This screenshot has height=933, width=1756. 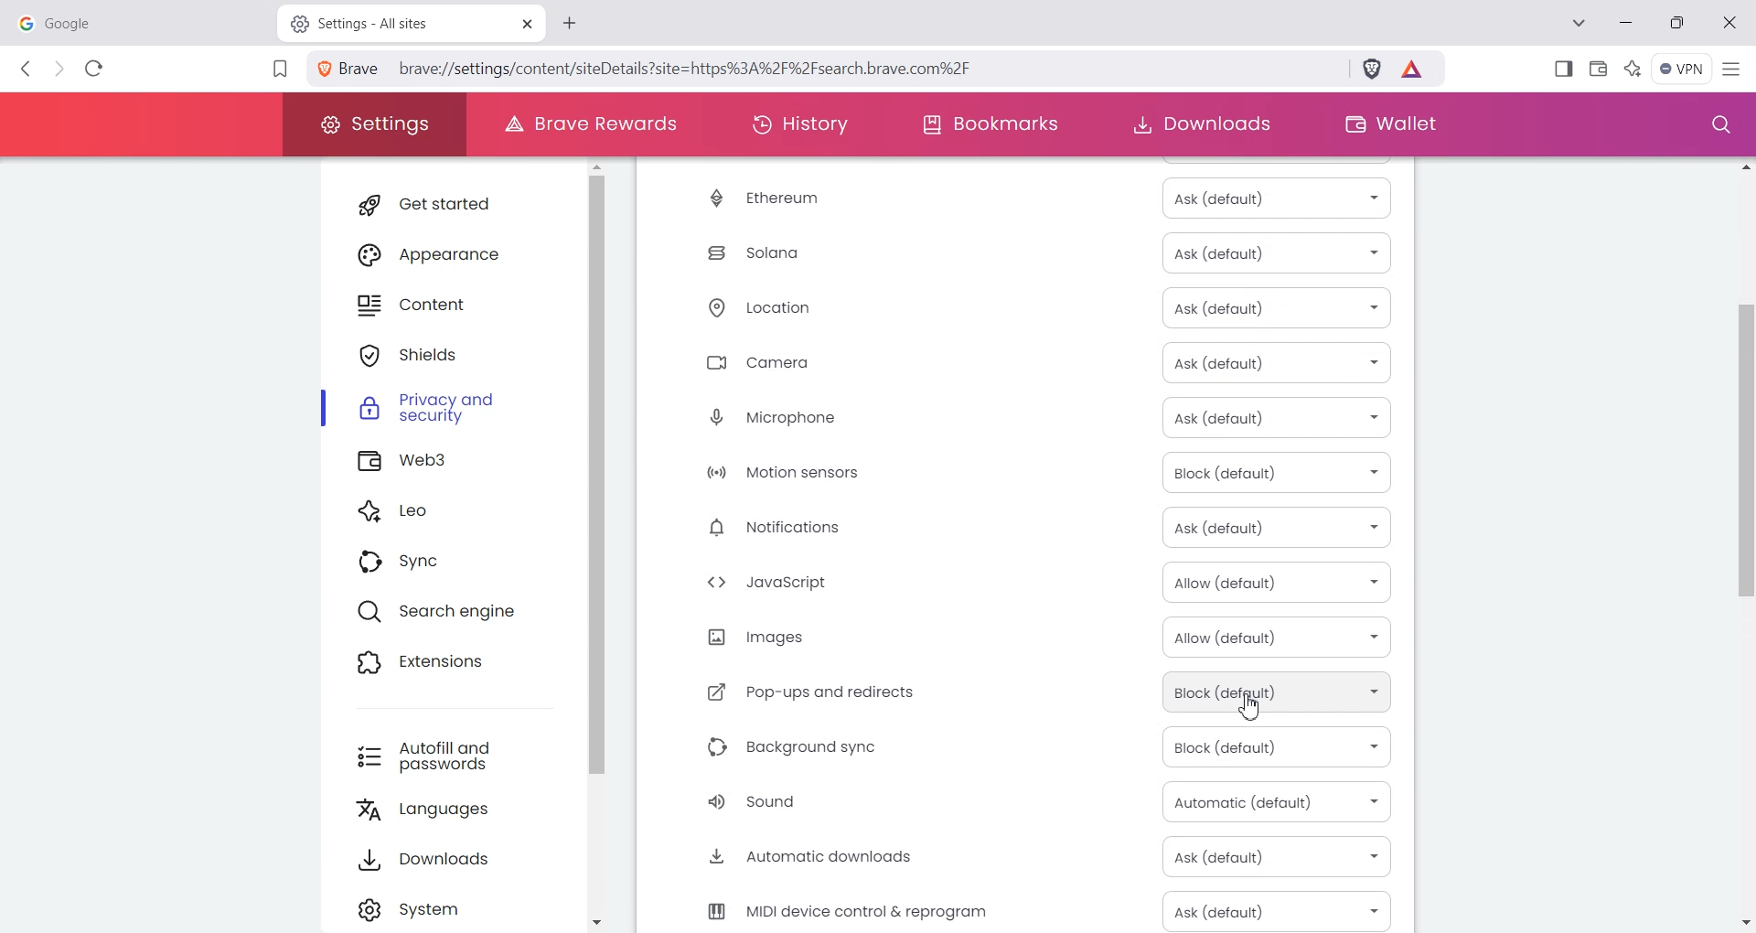 What do you see at coordinates (279, 70) in the screenshot?
I see `Bookmark` at bounding box center [279, 70].